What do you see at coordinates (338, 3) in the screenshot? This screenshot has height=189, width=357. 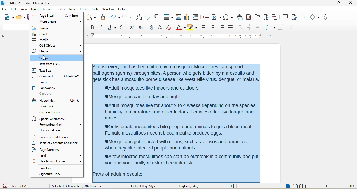 I see `maximize` at bounding box center [338, 3].